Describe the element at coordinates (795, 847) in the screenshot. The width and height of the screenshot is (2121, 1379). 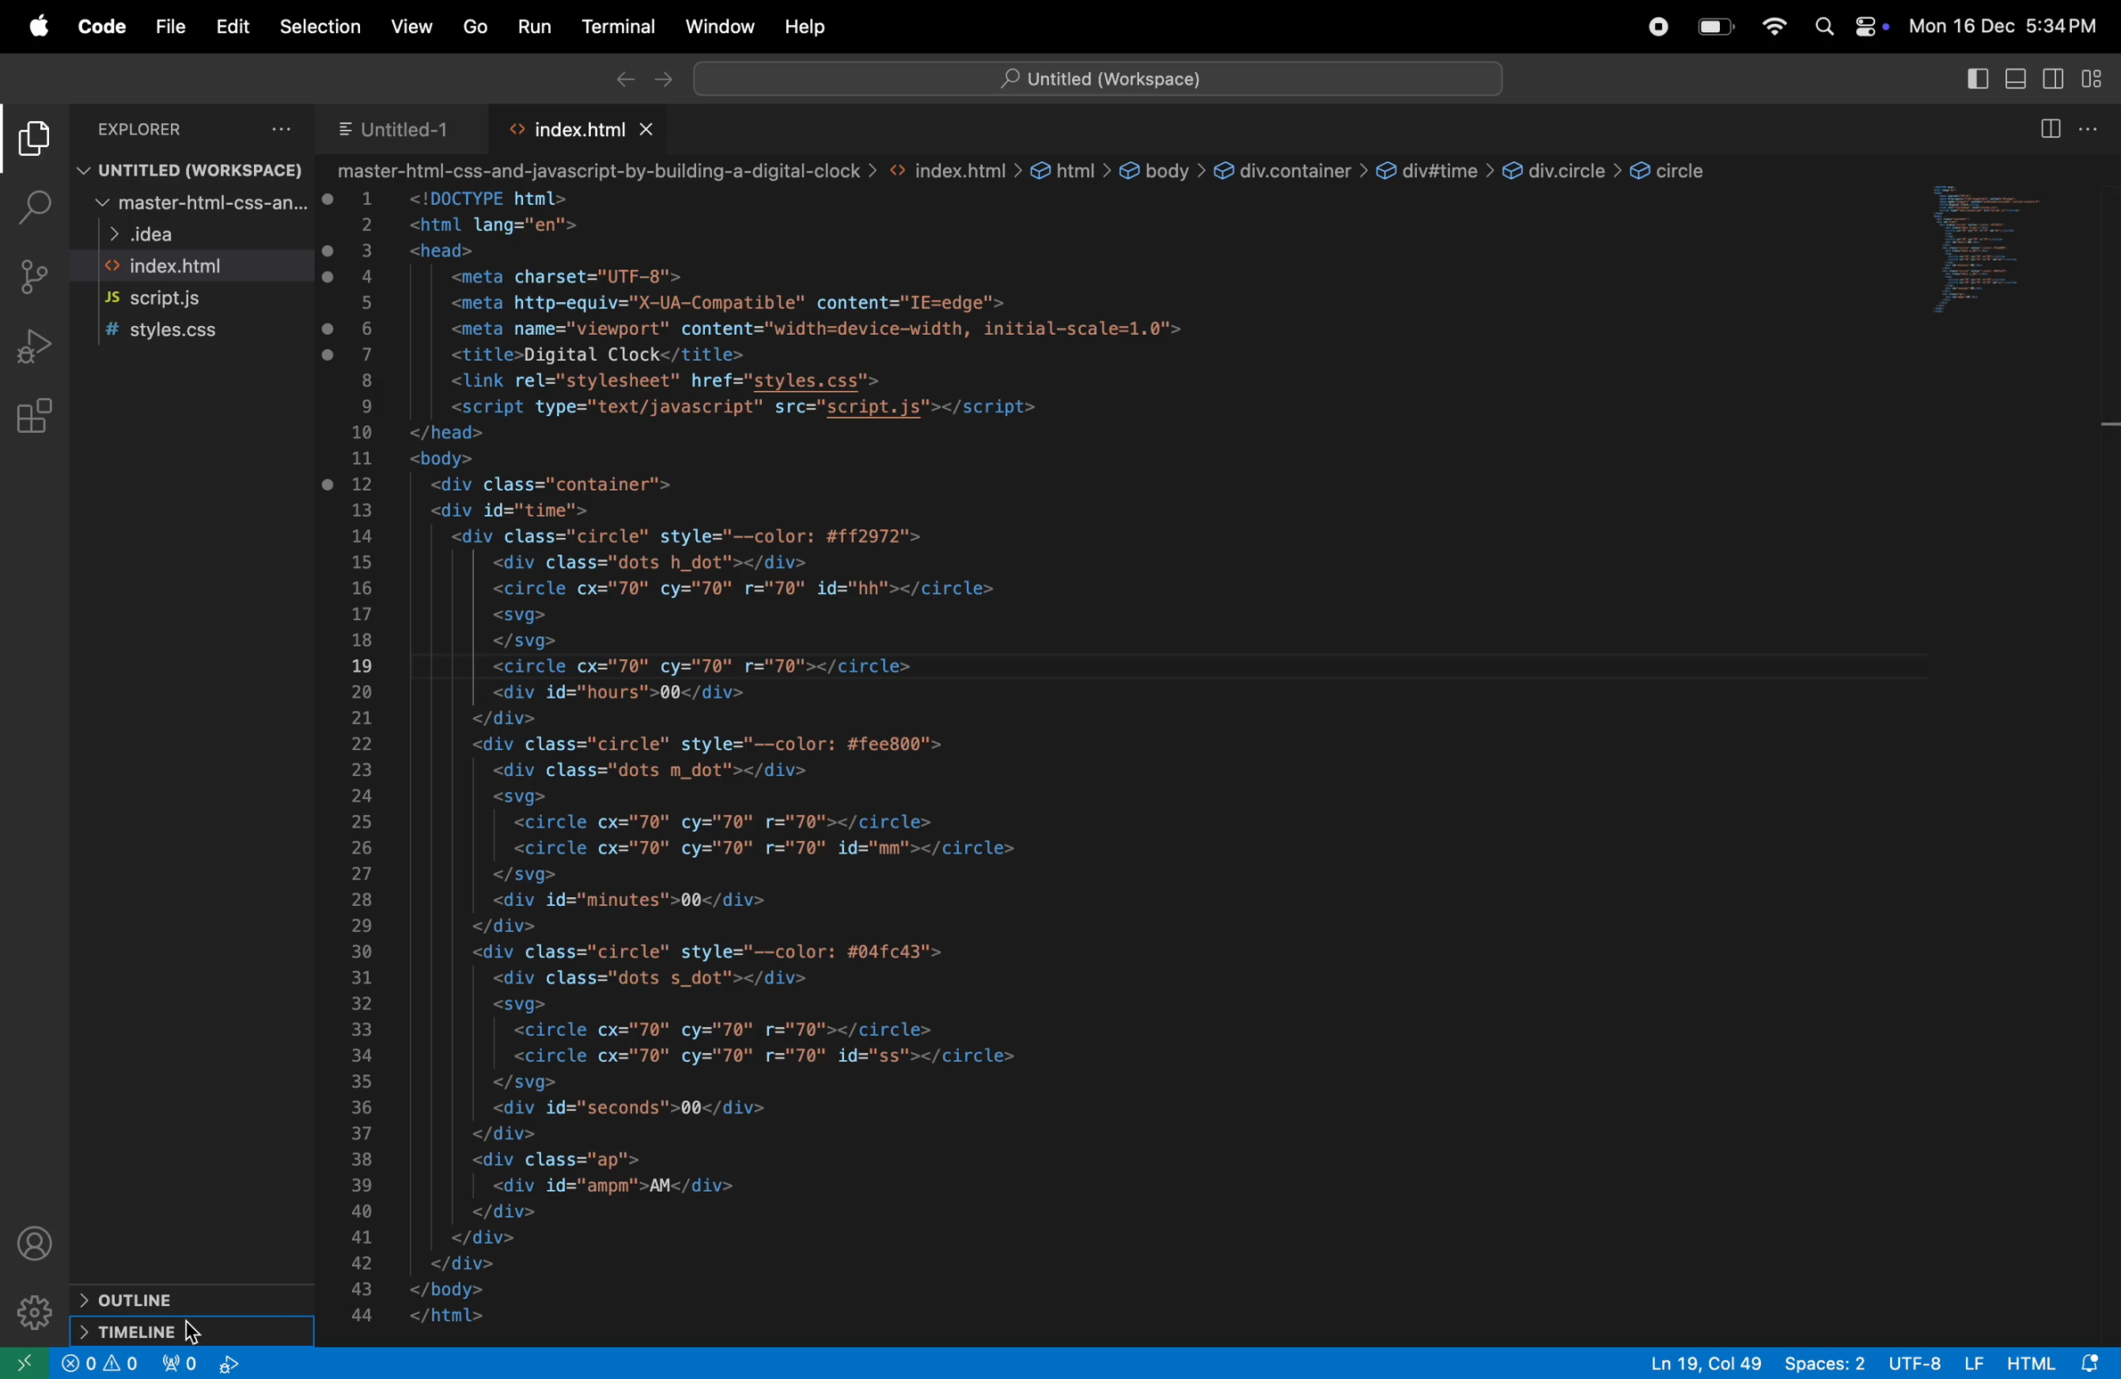
I see `<circle cx="70" cy="70" r="70" id="mm"></circle>` at that location.